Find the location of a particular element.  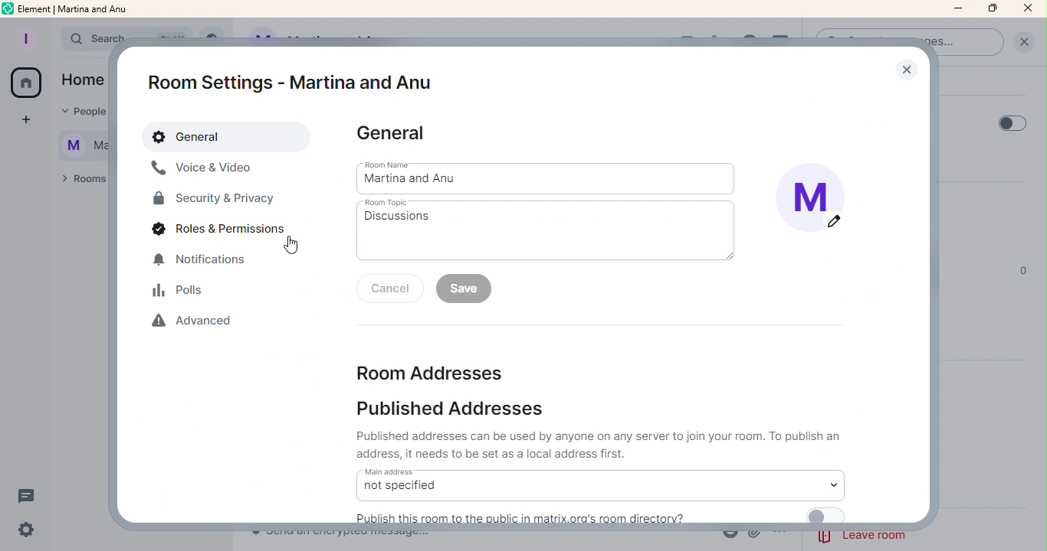

Toggle is located at coordinates (1012, 122).